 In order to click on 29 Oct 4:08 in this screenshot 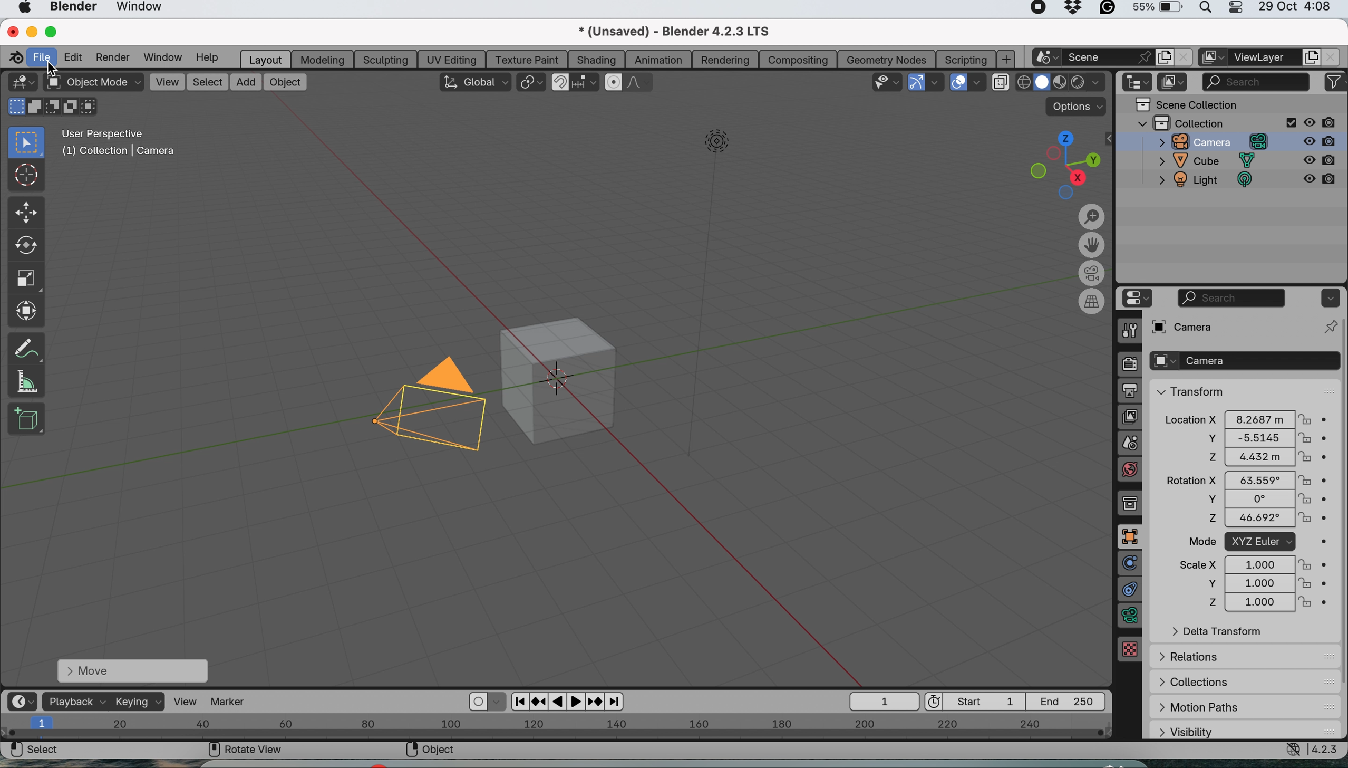, I will do `click(1295, 7)`.